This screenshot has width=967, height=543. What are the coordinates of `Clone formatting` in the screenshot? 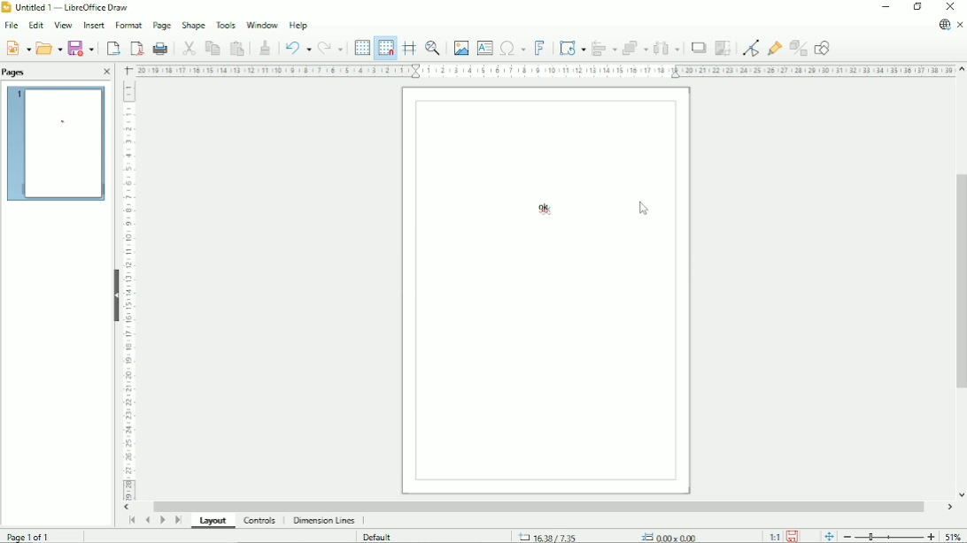 It's located at (265, 47).